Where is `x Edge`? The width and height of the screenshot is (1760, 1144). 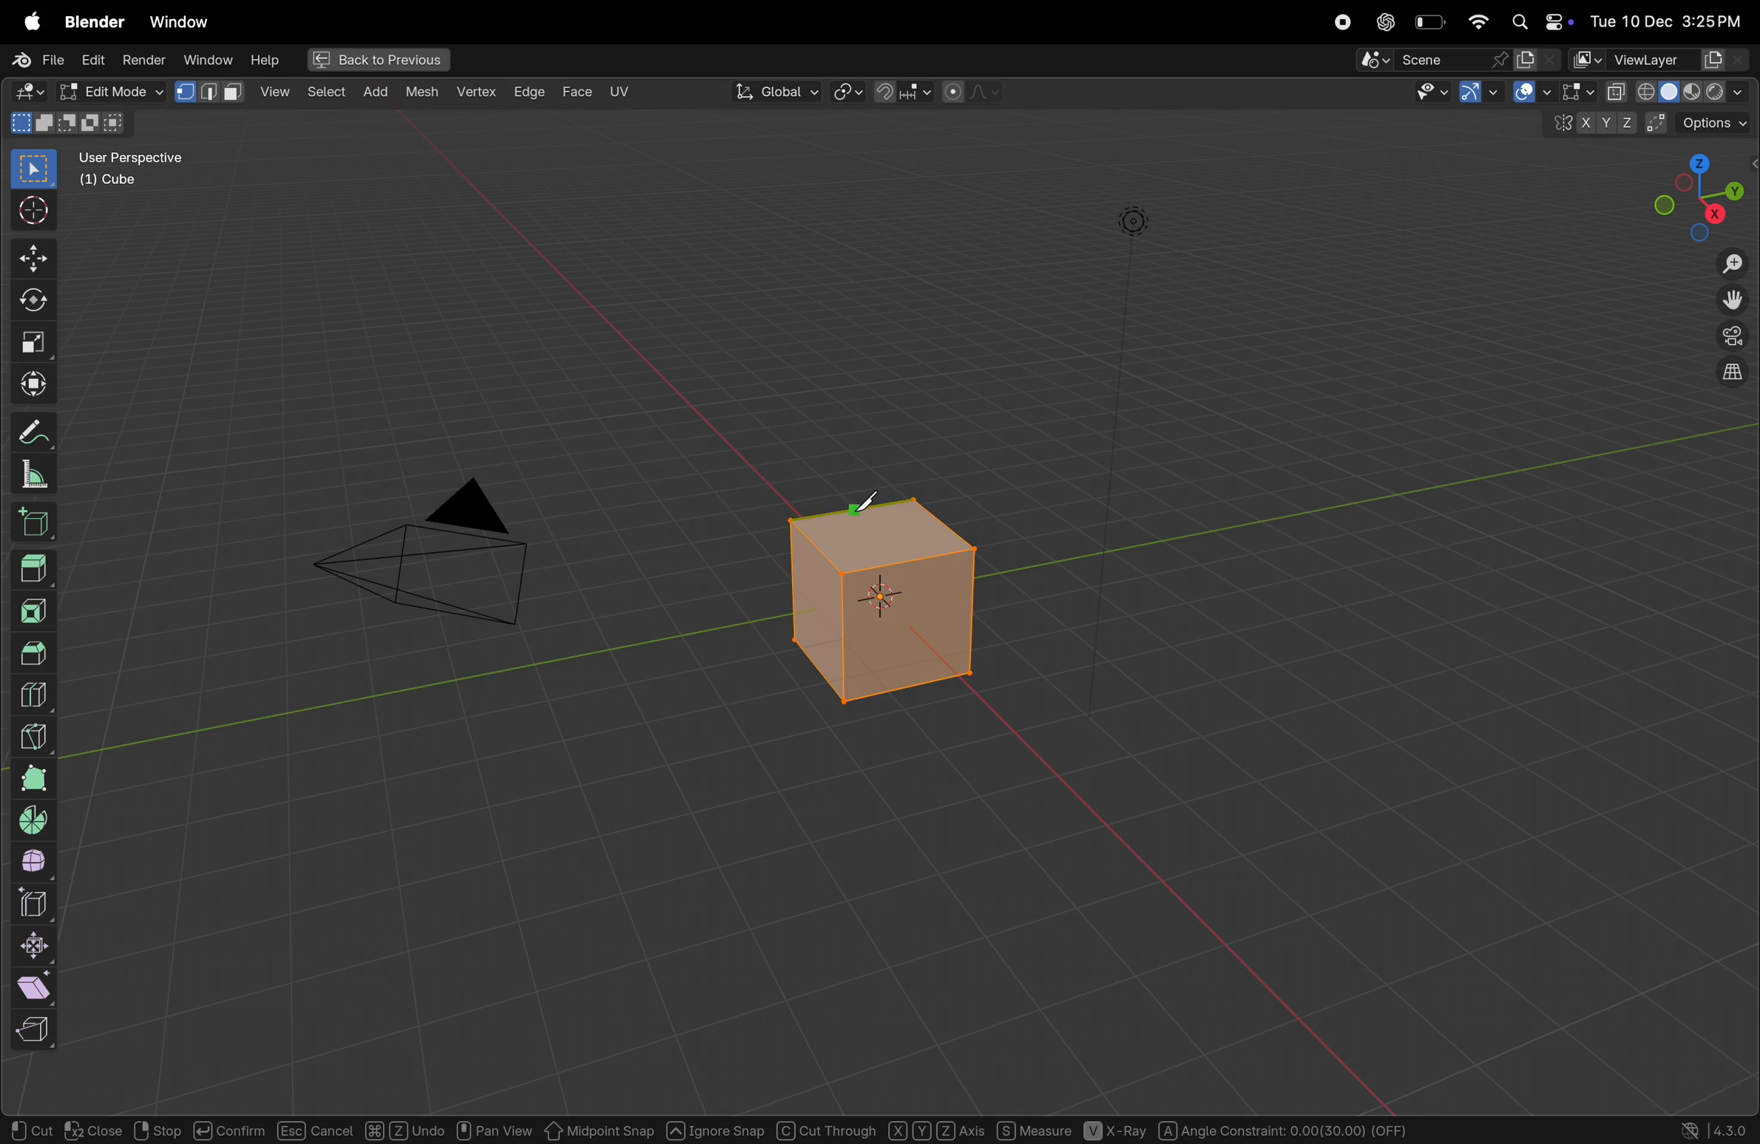
x Edge is located at coordinates (529, 90).